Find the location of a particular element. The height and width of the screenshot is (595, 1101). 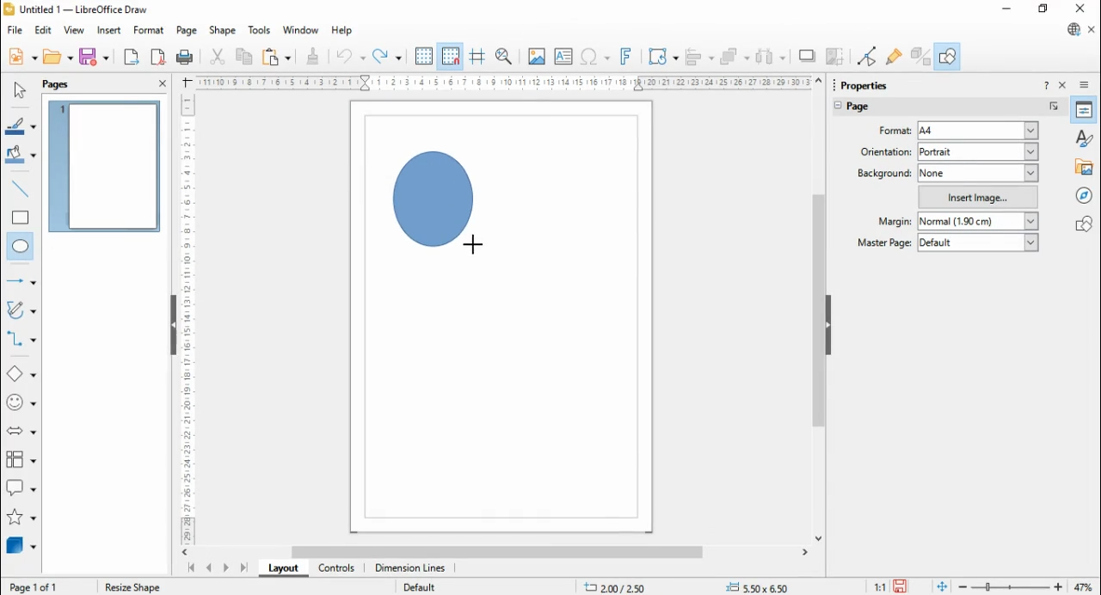

none is located at coordinates (978, 173).